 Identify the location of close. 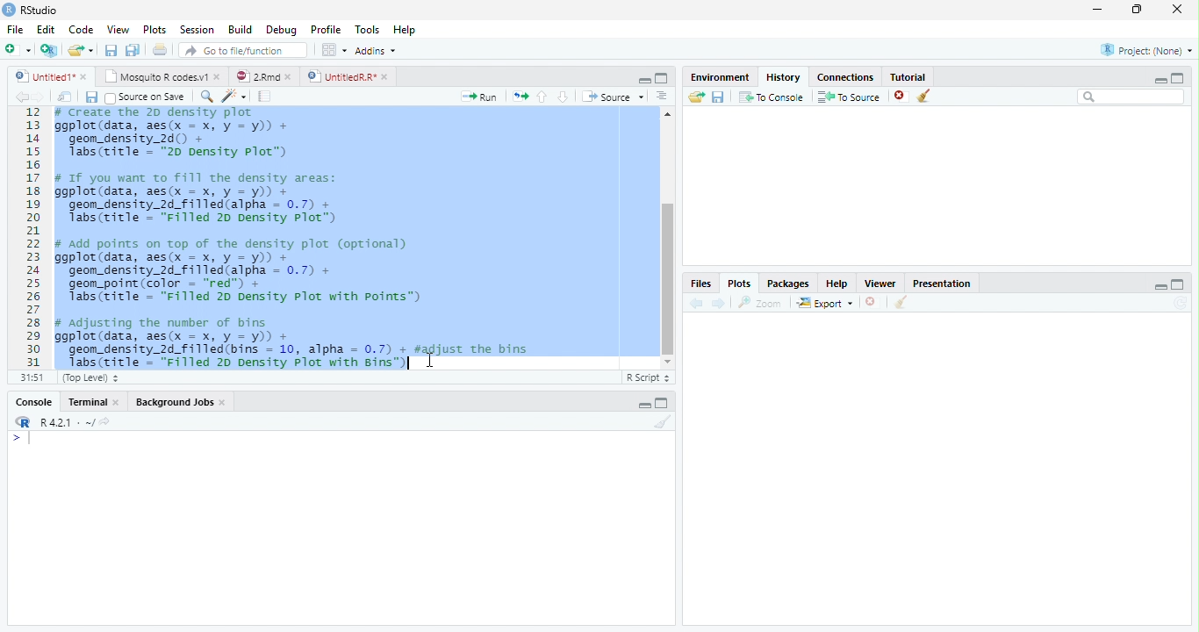
(85, 76).